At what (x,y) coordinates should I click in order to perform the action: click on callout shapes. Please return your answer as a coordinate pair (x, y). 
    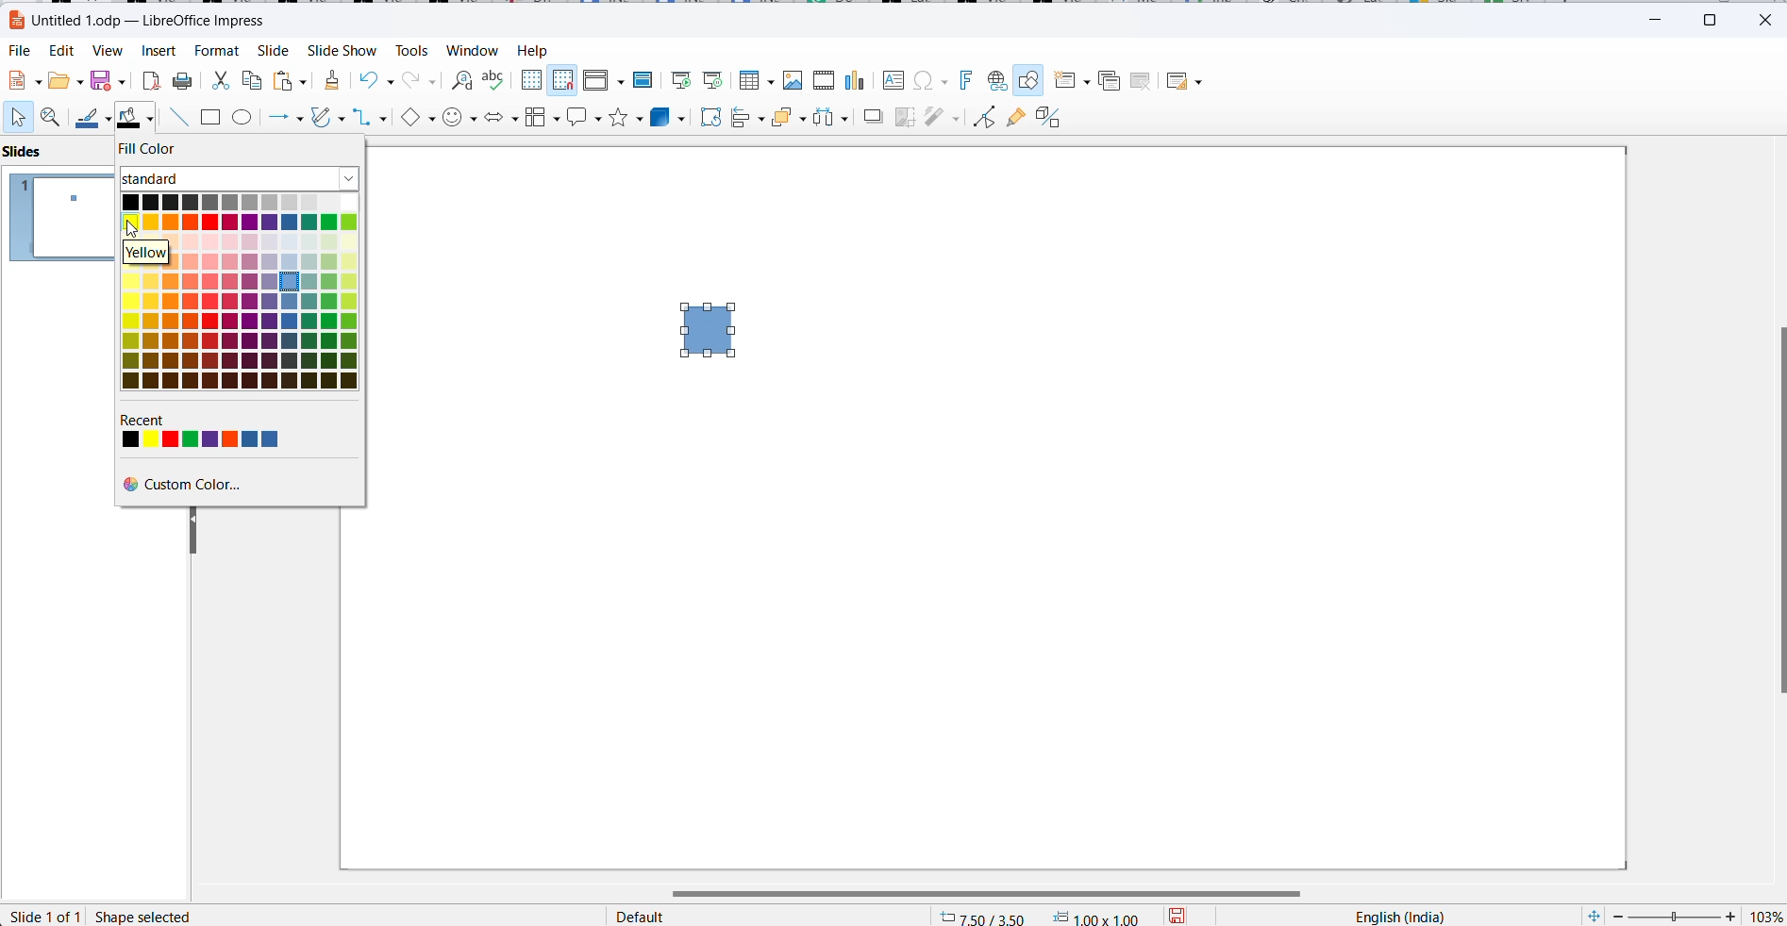
    Looking at the image, I should click on (585, 116).